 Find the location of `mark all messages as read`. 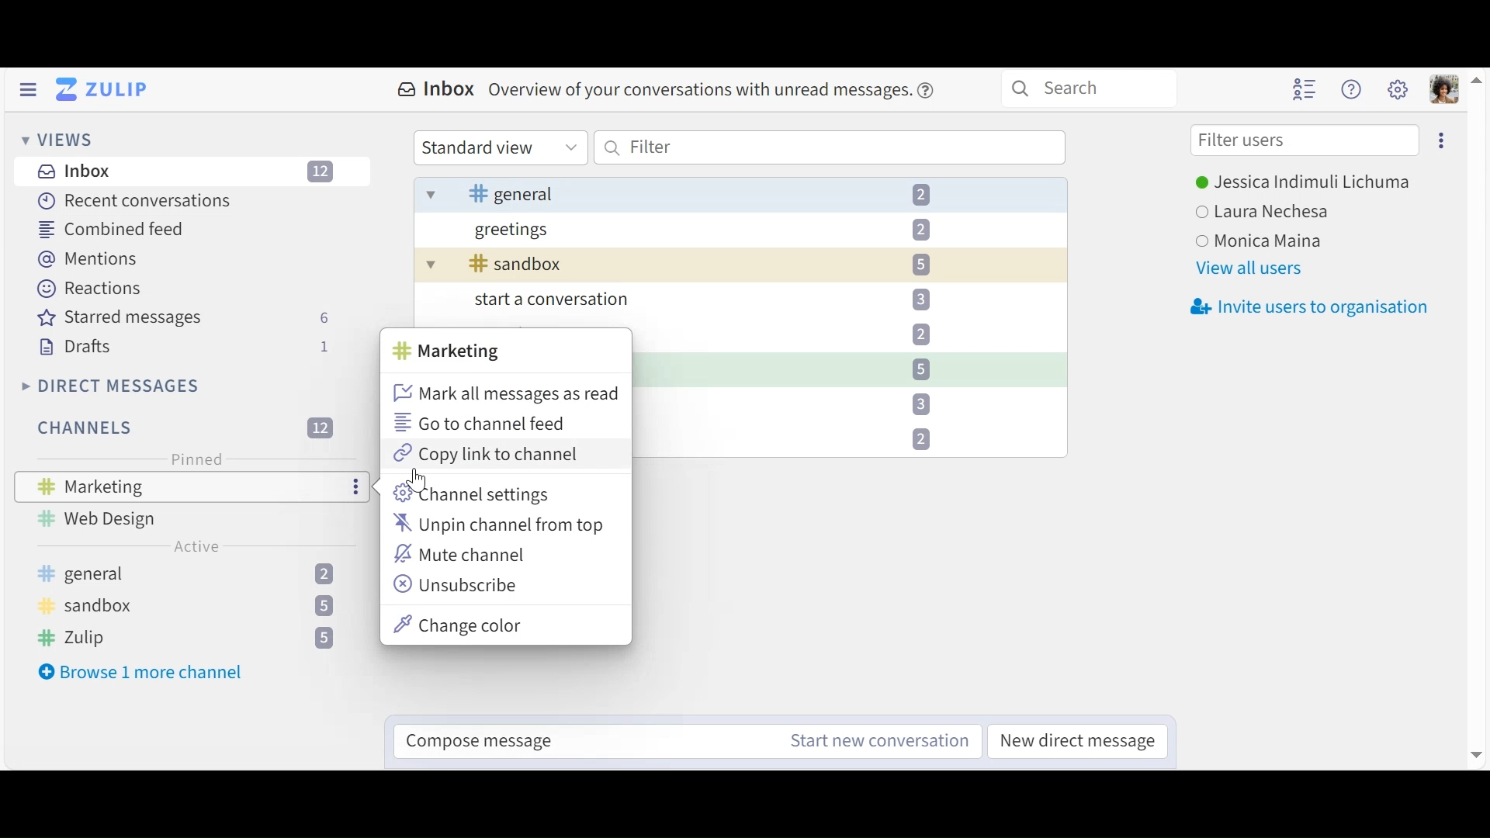

mark all messages as read is located at coordinates (505, 394).